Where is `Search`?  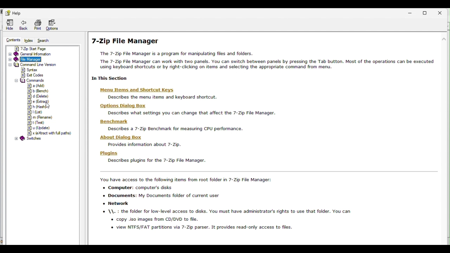
Search is located at coordinates (42, 40).